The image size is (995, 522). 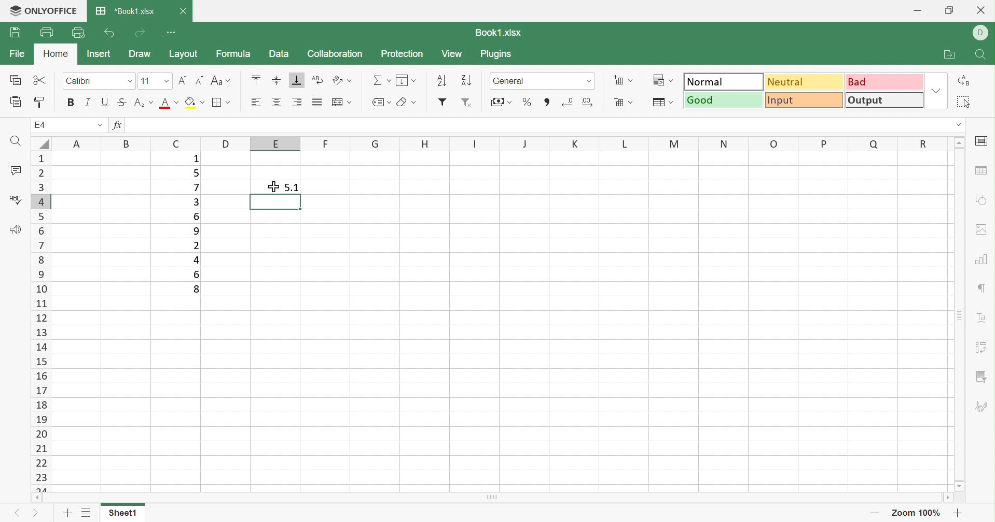 What do you see at coordinates (959, 126) in the screenshot?
I see `Drop Down` at bounding box center [959, 126].